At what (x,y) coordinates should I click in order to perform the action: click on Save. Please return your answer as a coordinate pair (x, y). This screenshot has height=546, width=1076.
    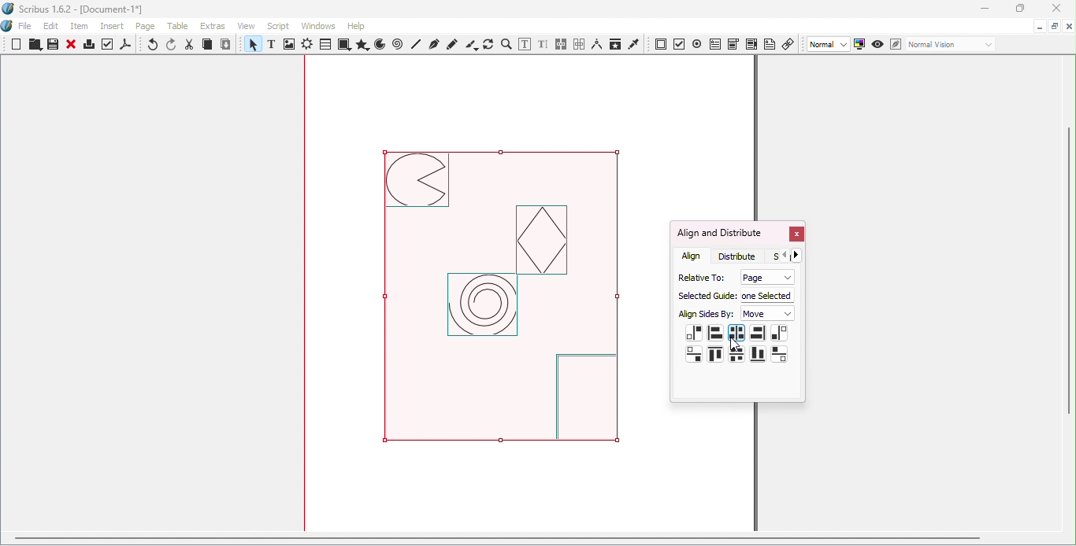
    Looking at the image, I should click on (51, 45).